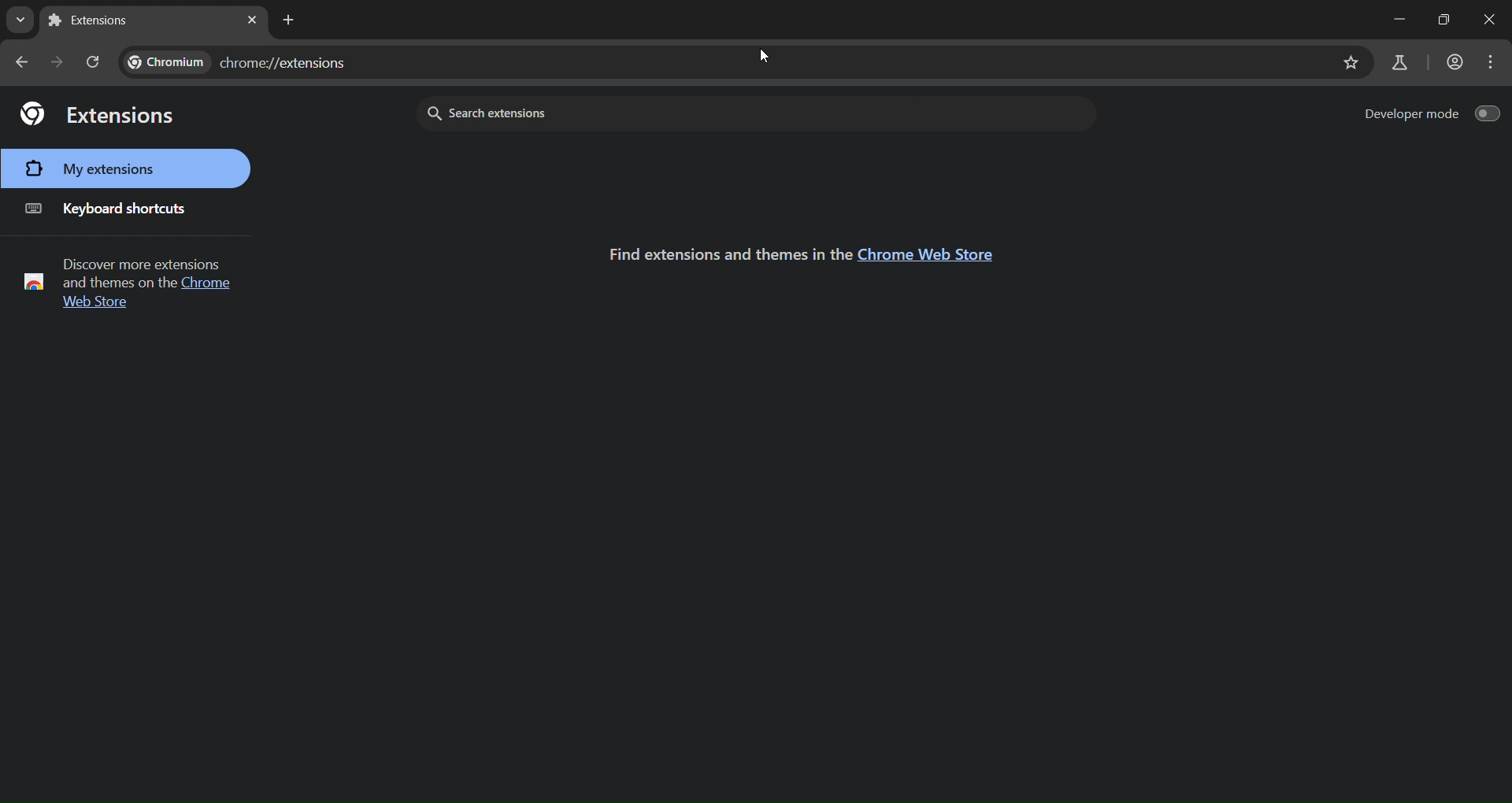 Image resolution: width=1512 pixels, height=803 pixels. What do you see at coordinates (109, 209) in the screenshot?
I see `keyboard shortcuts` at bounding box center [109, 209].